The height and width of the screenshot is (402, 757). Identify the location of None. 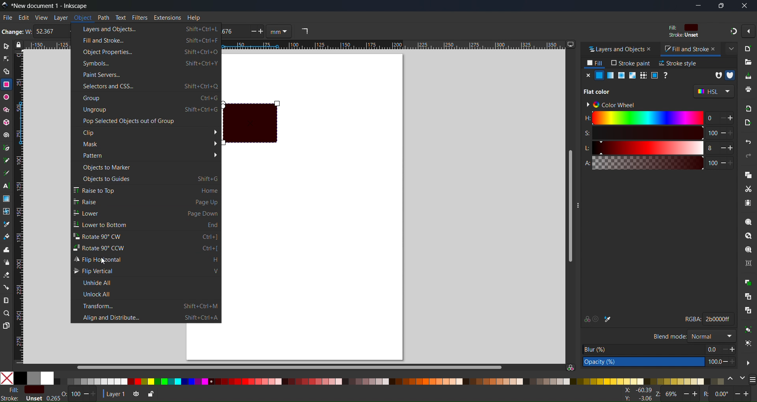
(7, 378).